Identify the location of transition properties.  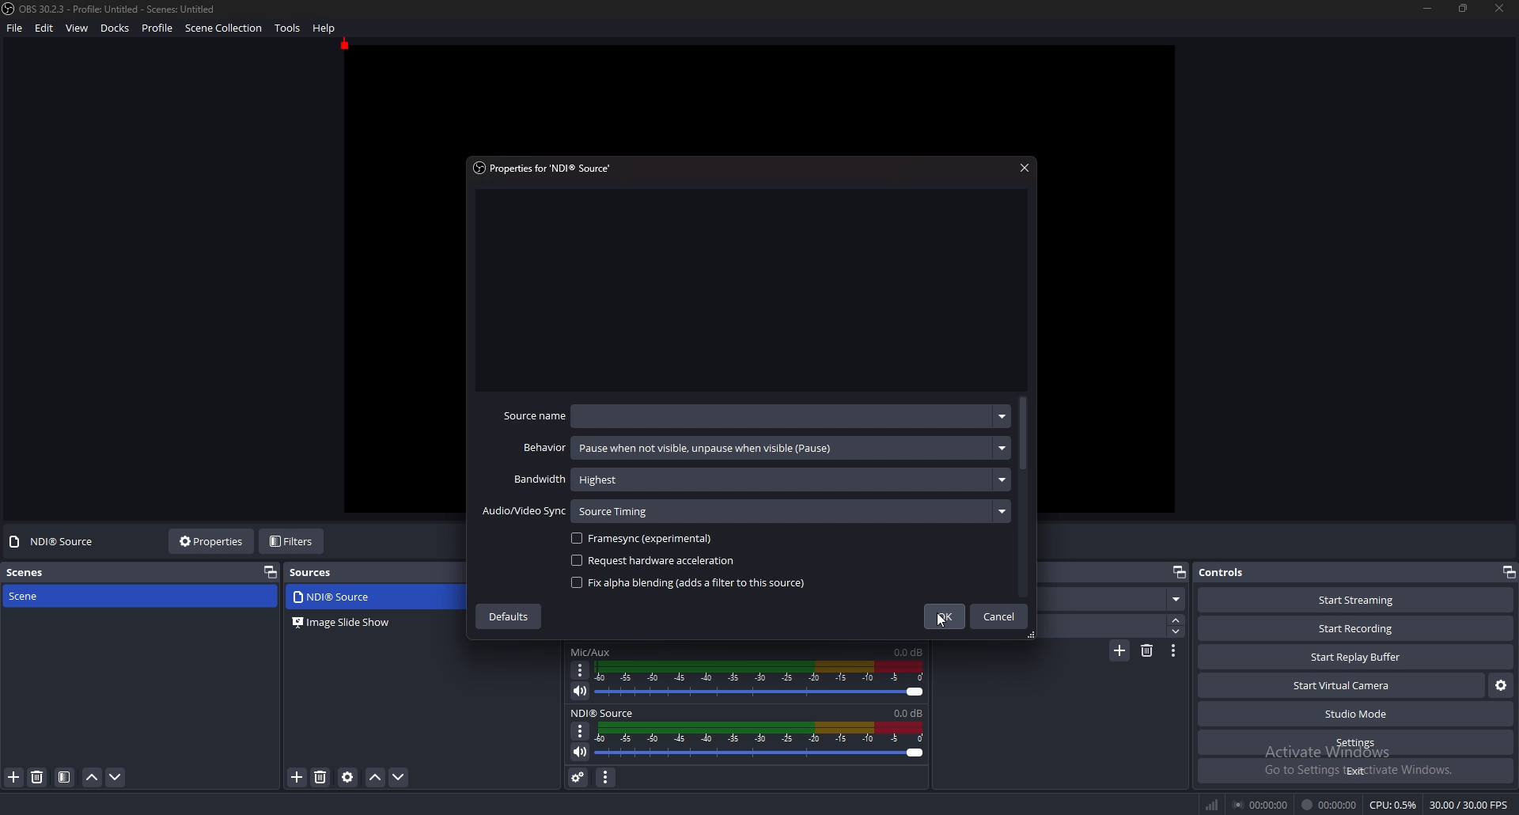
(1172, 651).